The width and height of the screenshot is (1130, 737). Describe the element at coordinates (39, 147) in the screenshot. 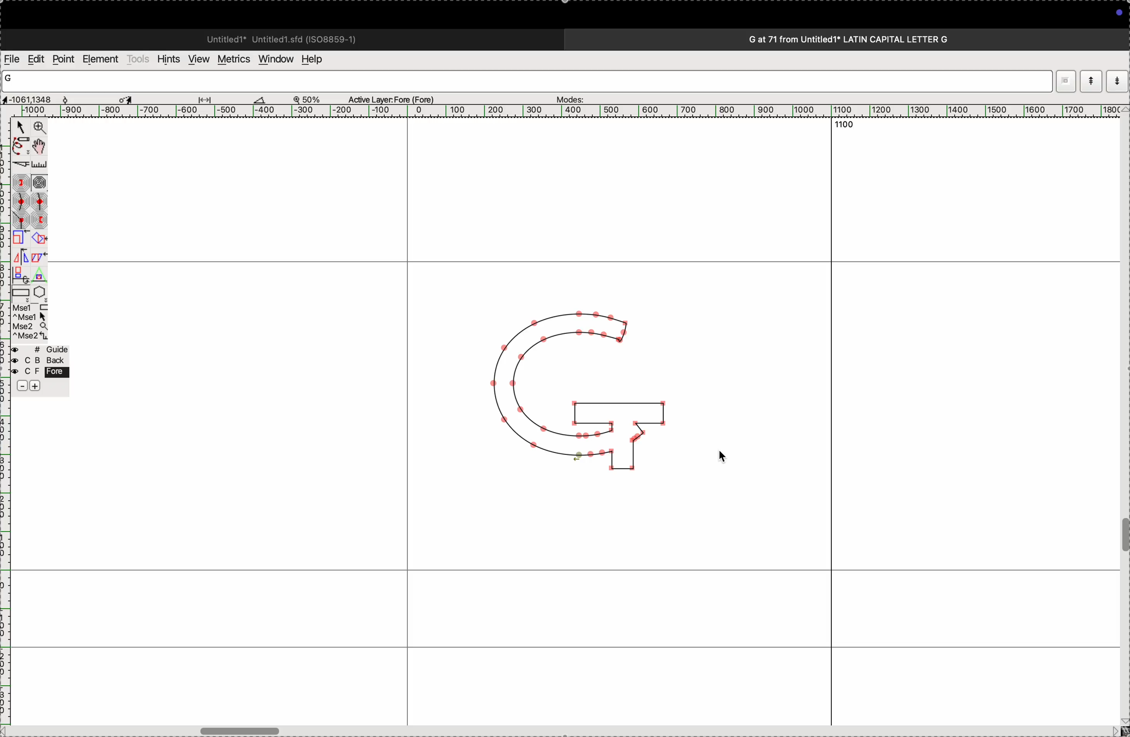

I see `Pan` at that location.